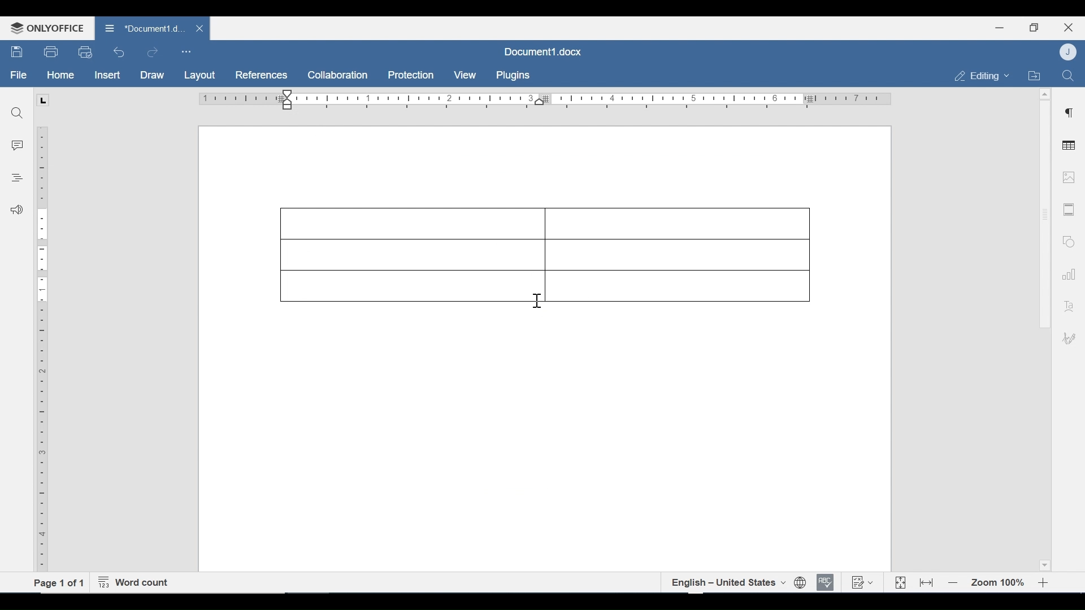 This screenshot has width=1085, height=610. Describe the element at coordinates (18, 113) in the screenshot. I see `Find` at that location.